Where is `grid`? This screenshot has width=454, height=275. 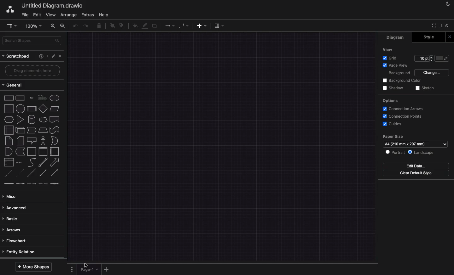 grid is located at coordinates (390, 59).